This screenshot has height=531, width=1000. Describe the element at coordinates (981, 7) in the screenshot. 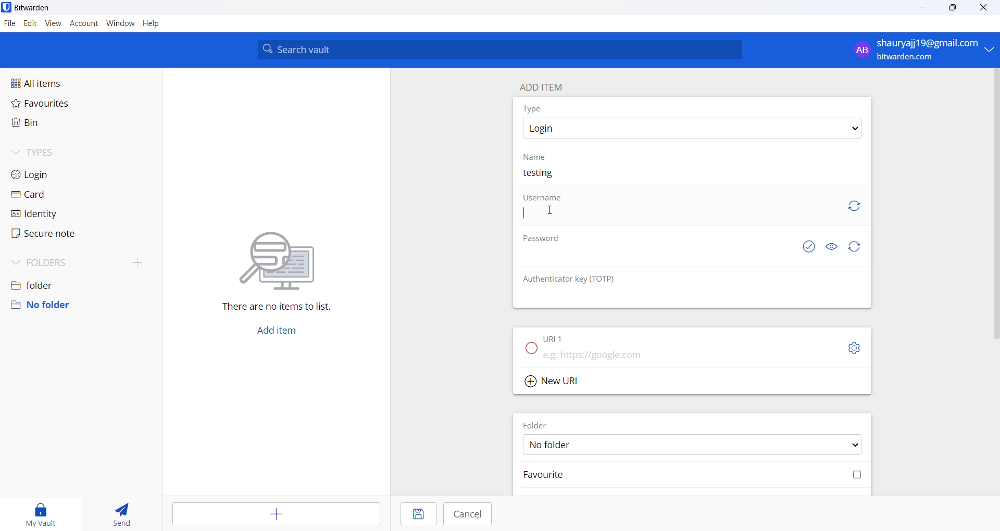

I see `close` at that location.